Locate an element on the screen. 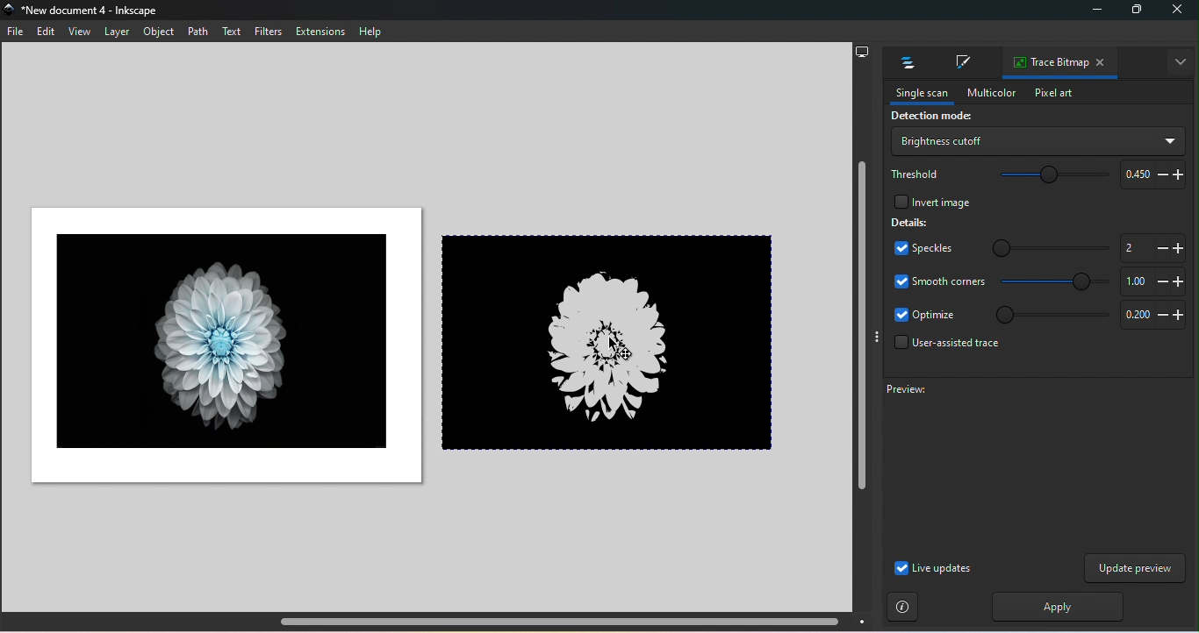 This screenshot has width=1199, height=633. Detection mode is located at coordinates (929, 117).